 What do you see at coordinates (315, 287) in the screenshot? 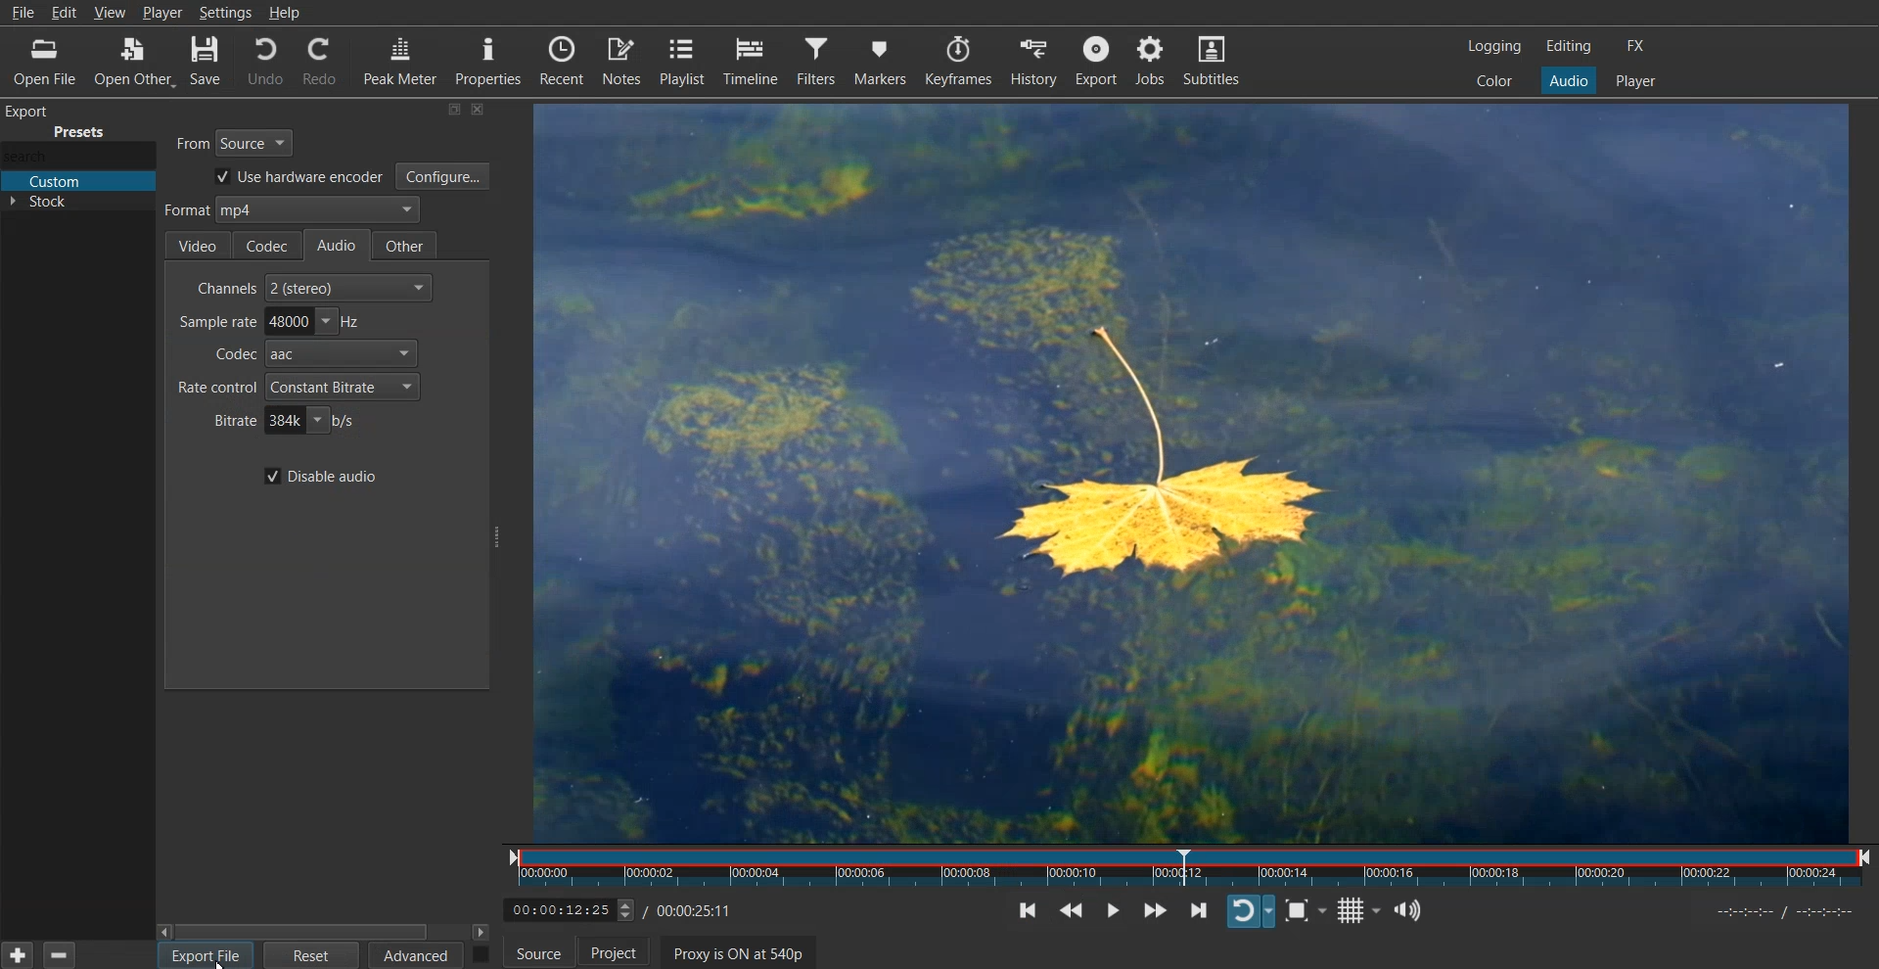
I see `Channel ` at bounding box center [315, 287].